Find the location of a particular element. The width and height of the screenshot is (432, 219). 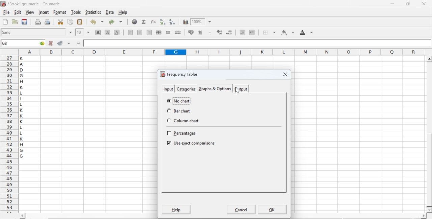

foreground is located at coordinates (306, 32).